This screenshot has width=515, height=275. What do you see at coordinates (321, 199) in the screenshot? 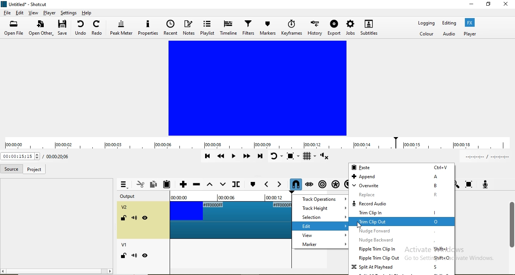
I see `track operations` at bounding box center [321, 199].